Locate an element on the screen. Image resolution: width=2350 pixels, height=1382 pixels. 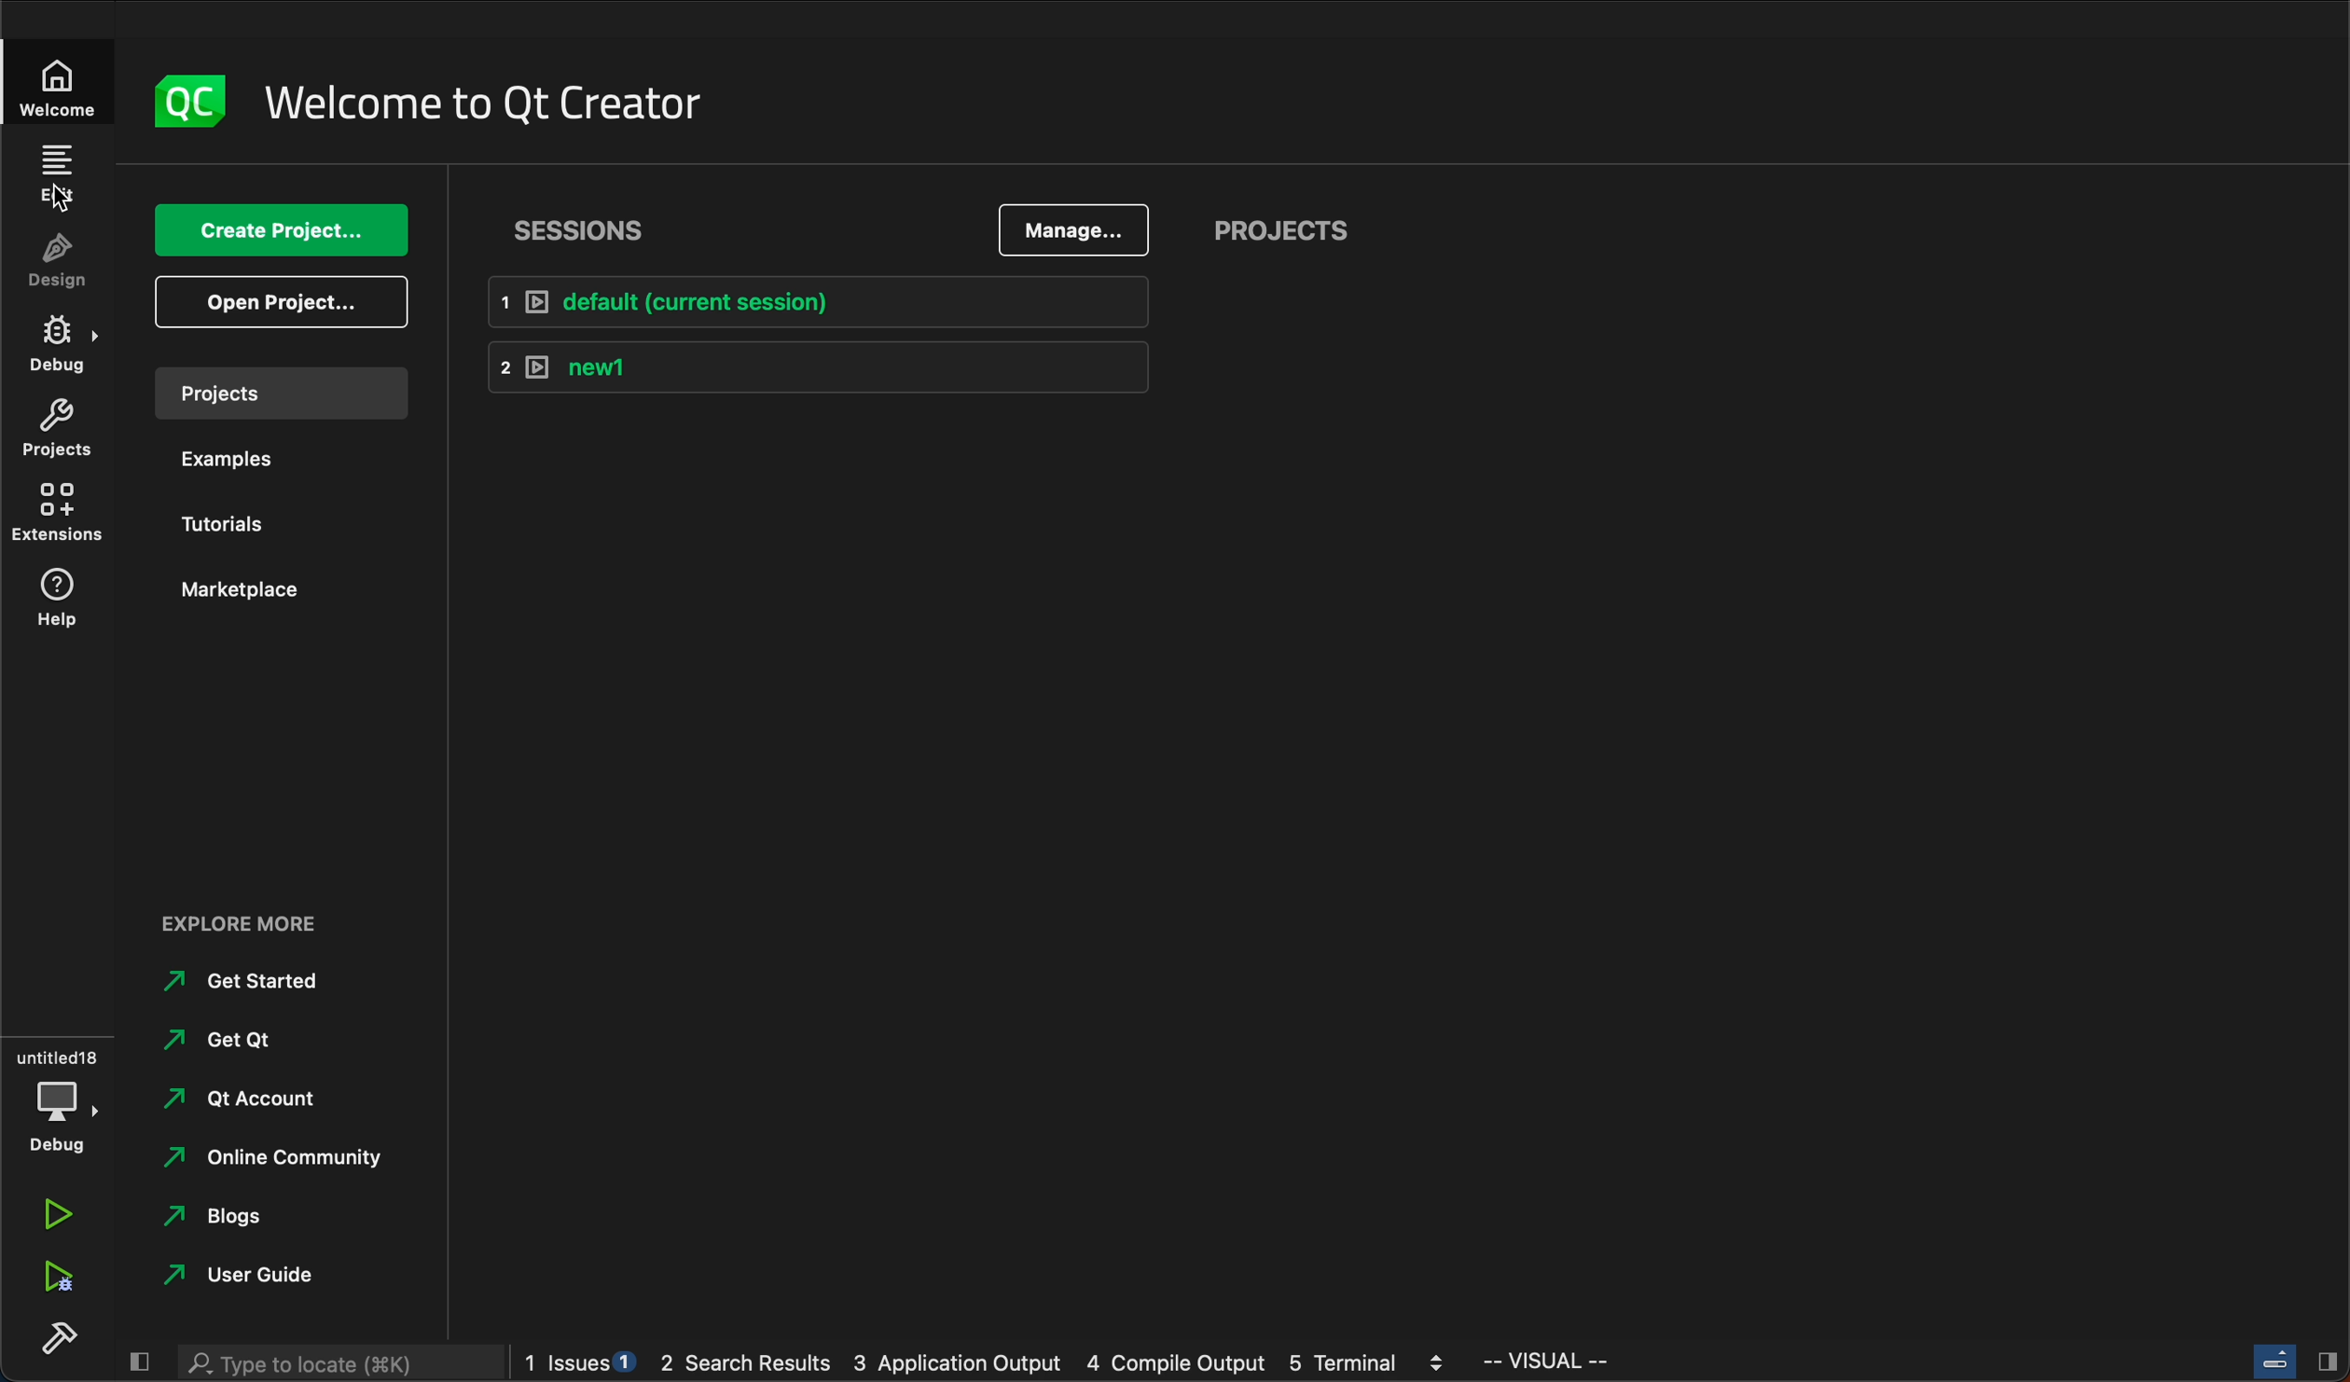
close slidebar is located at coordinates (140, 1361).